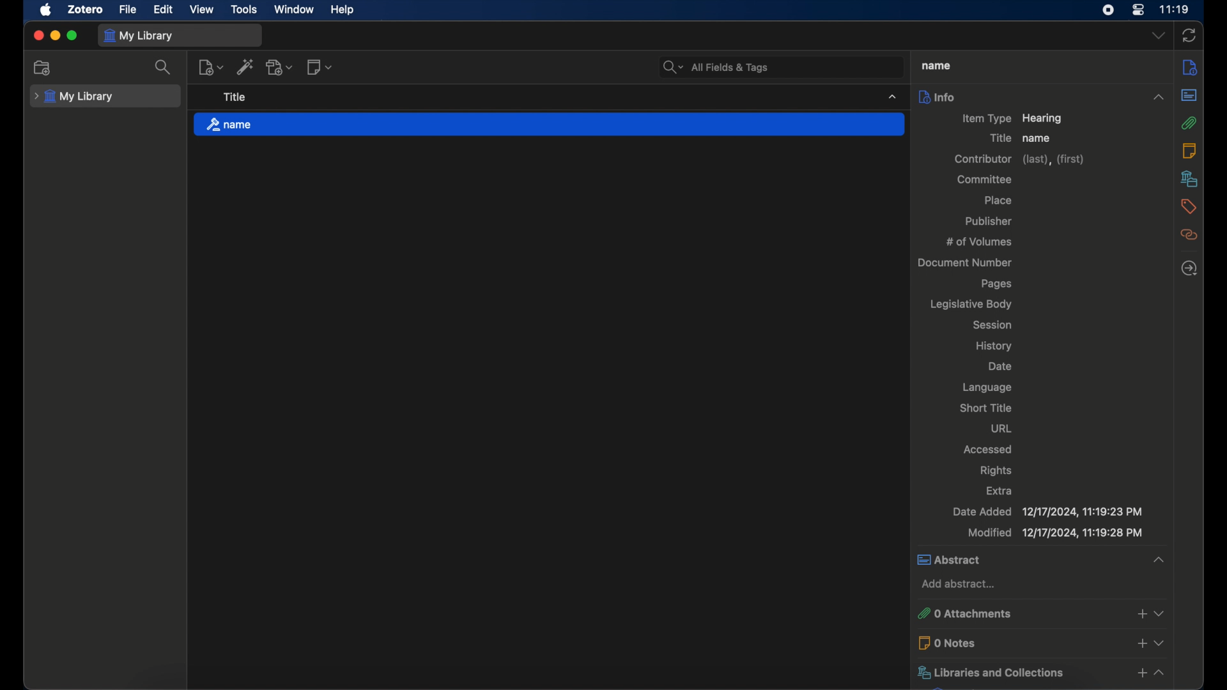 The image size is (1227, 690). I want to click on document number, so click(966, 263).